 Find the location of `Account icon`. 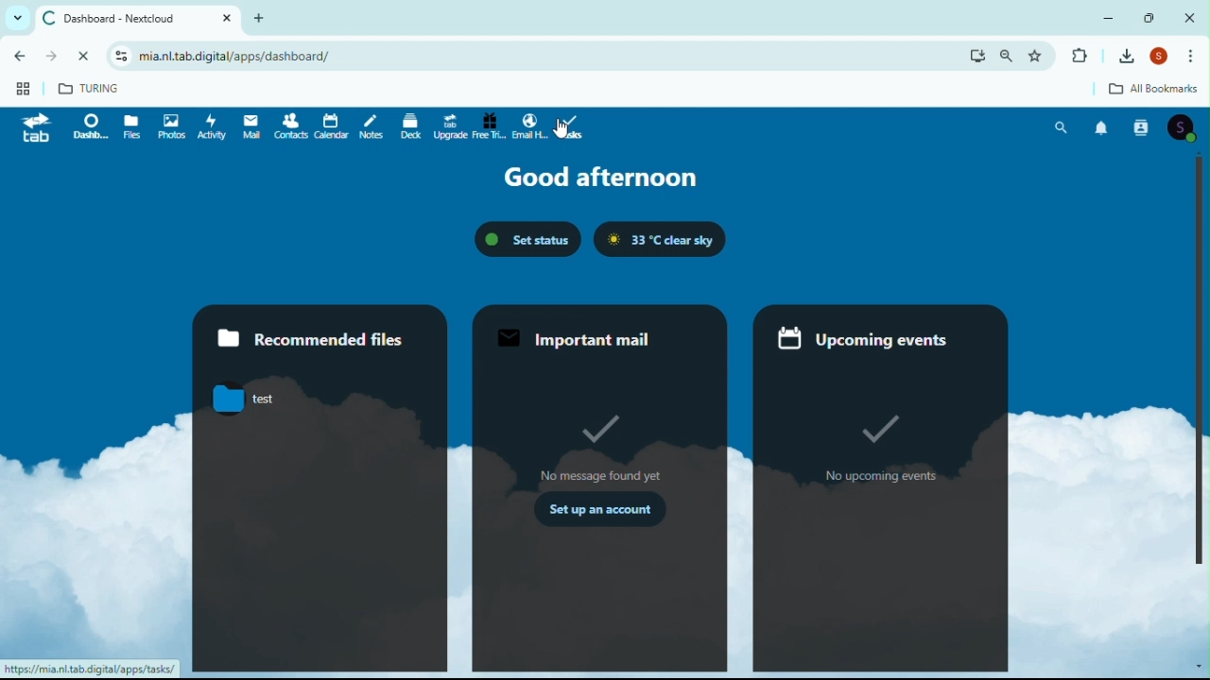

Account icon is located at coordinates (1163, 58).